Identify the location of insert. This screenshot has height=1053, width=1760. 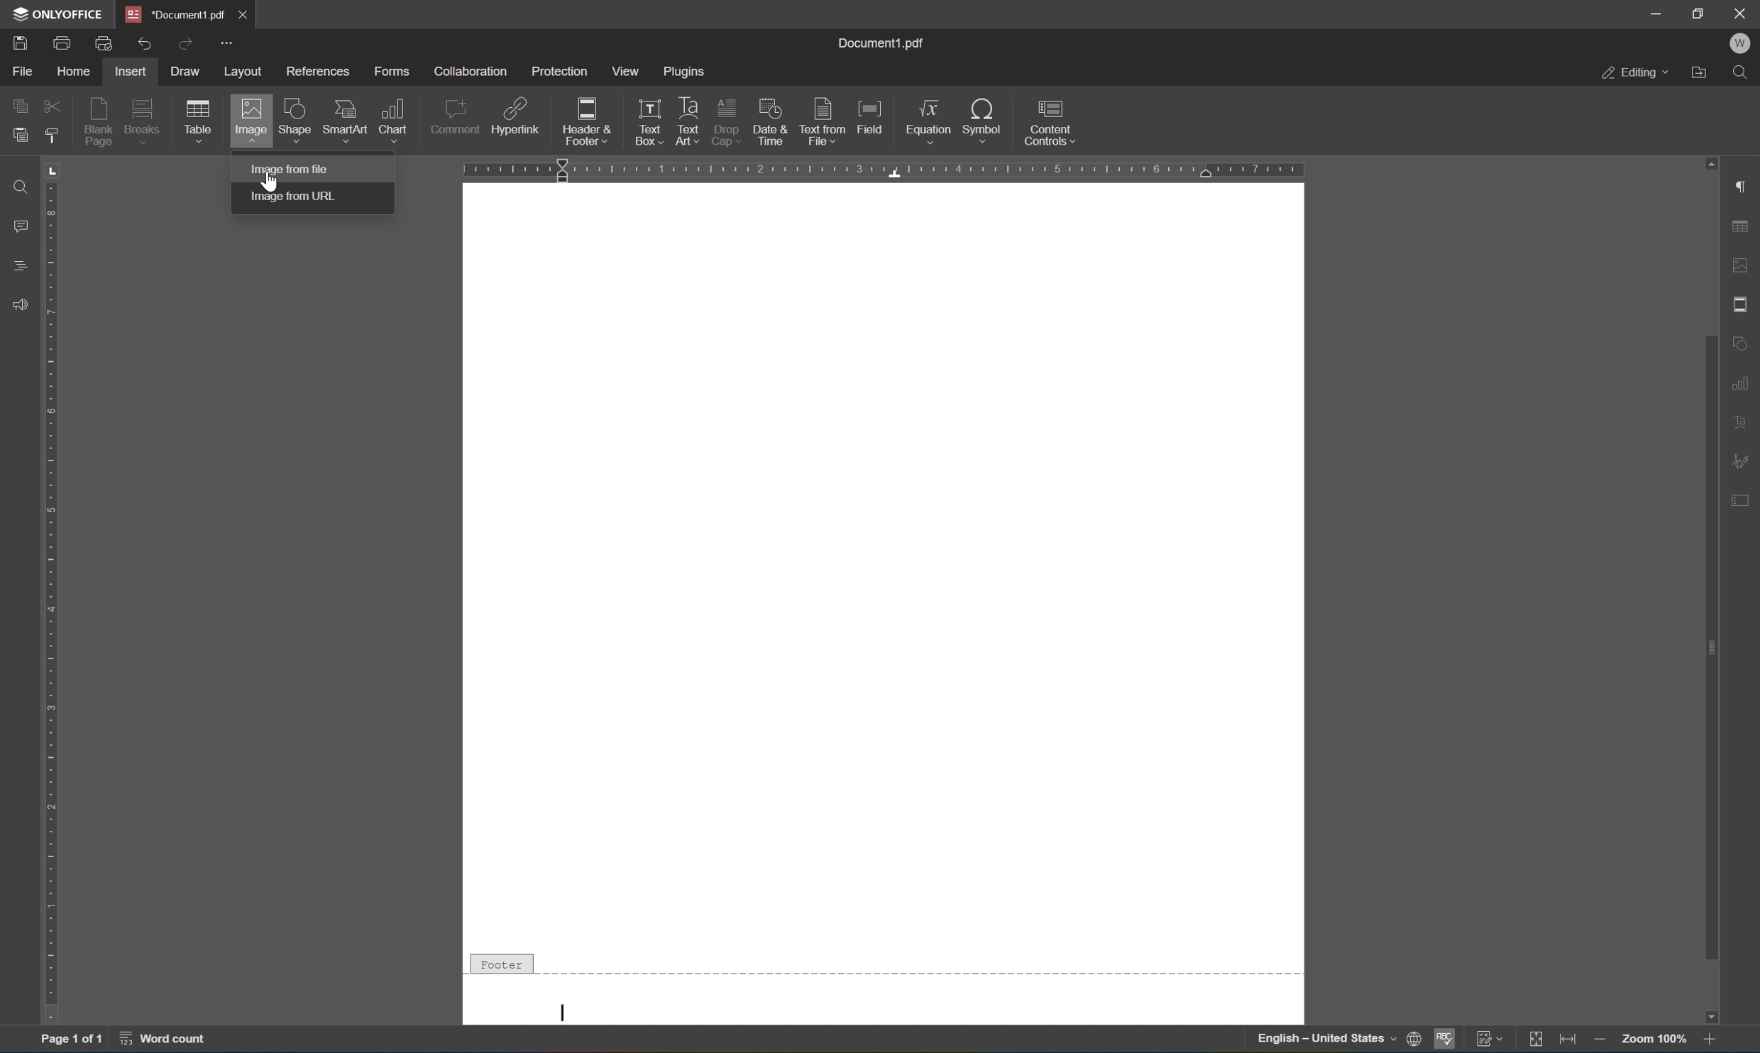
(133, 72).